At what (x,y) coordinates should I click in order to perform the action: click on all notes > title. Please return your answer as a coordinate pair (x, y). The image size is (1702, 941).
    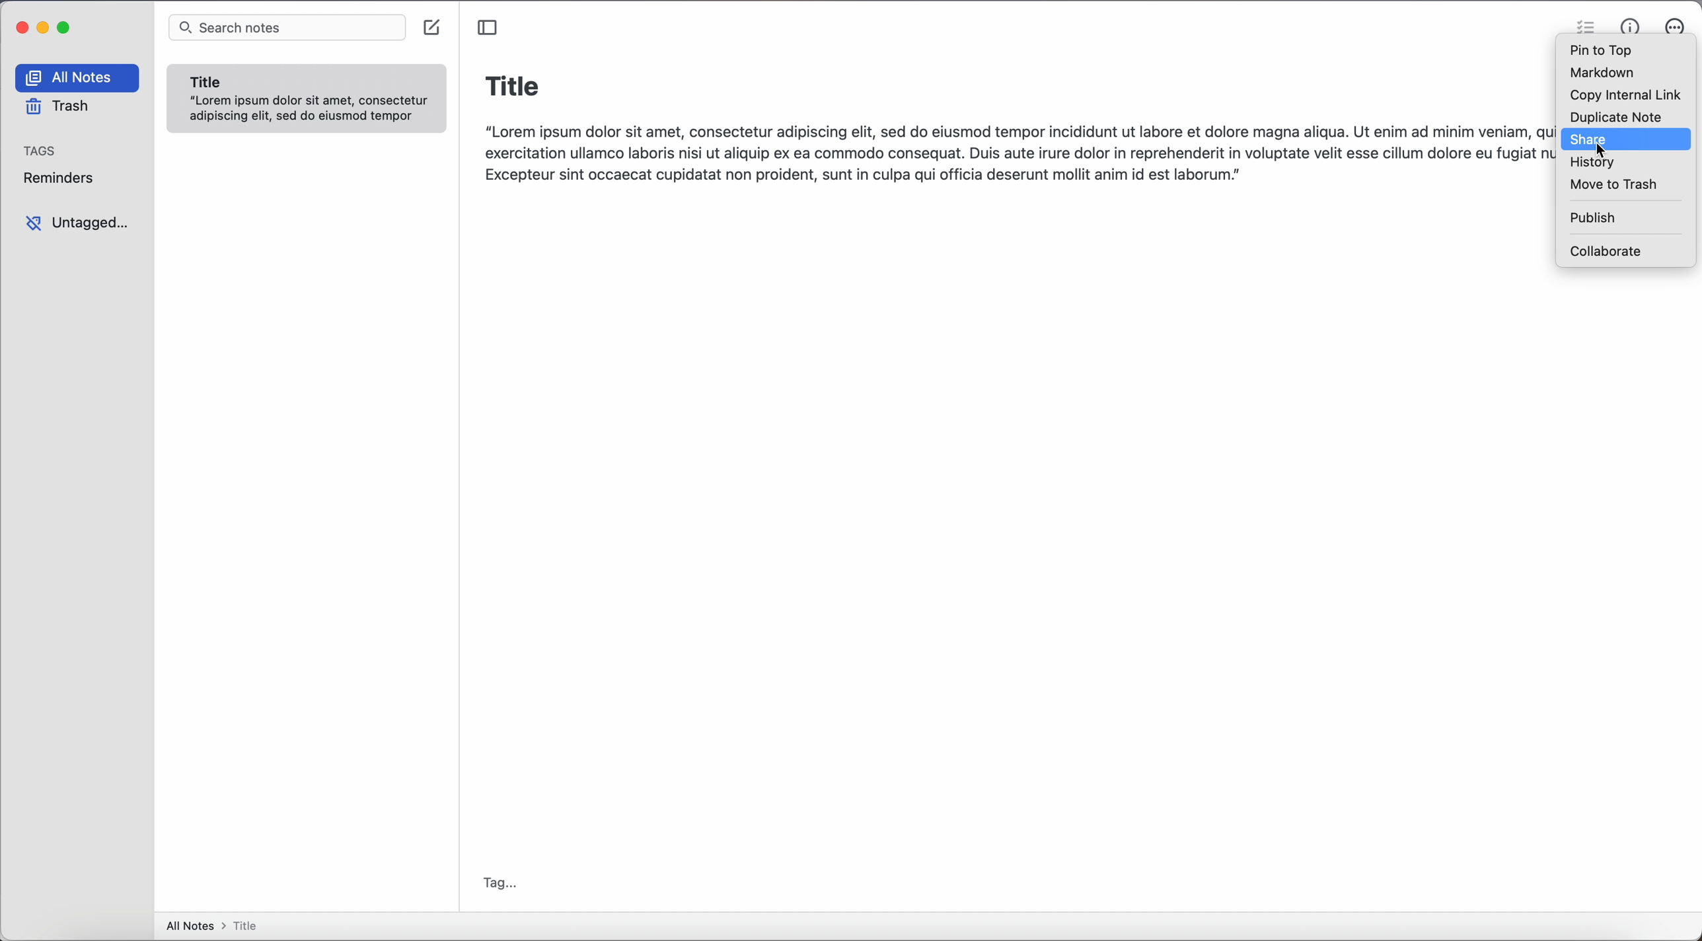
    Looking at the image, I should click on (216, 925).